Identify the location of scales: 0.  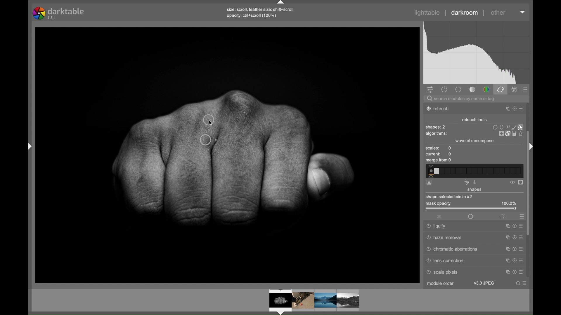
(439, 148).